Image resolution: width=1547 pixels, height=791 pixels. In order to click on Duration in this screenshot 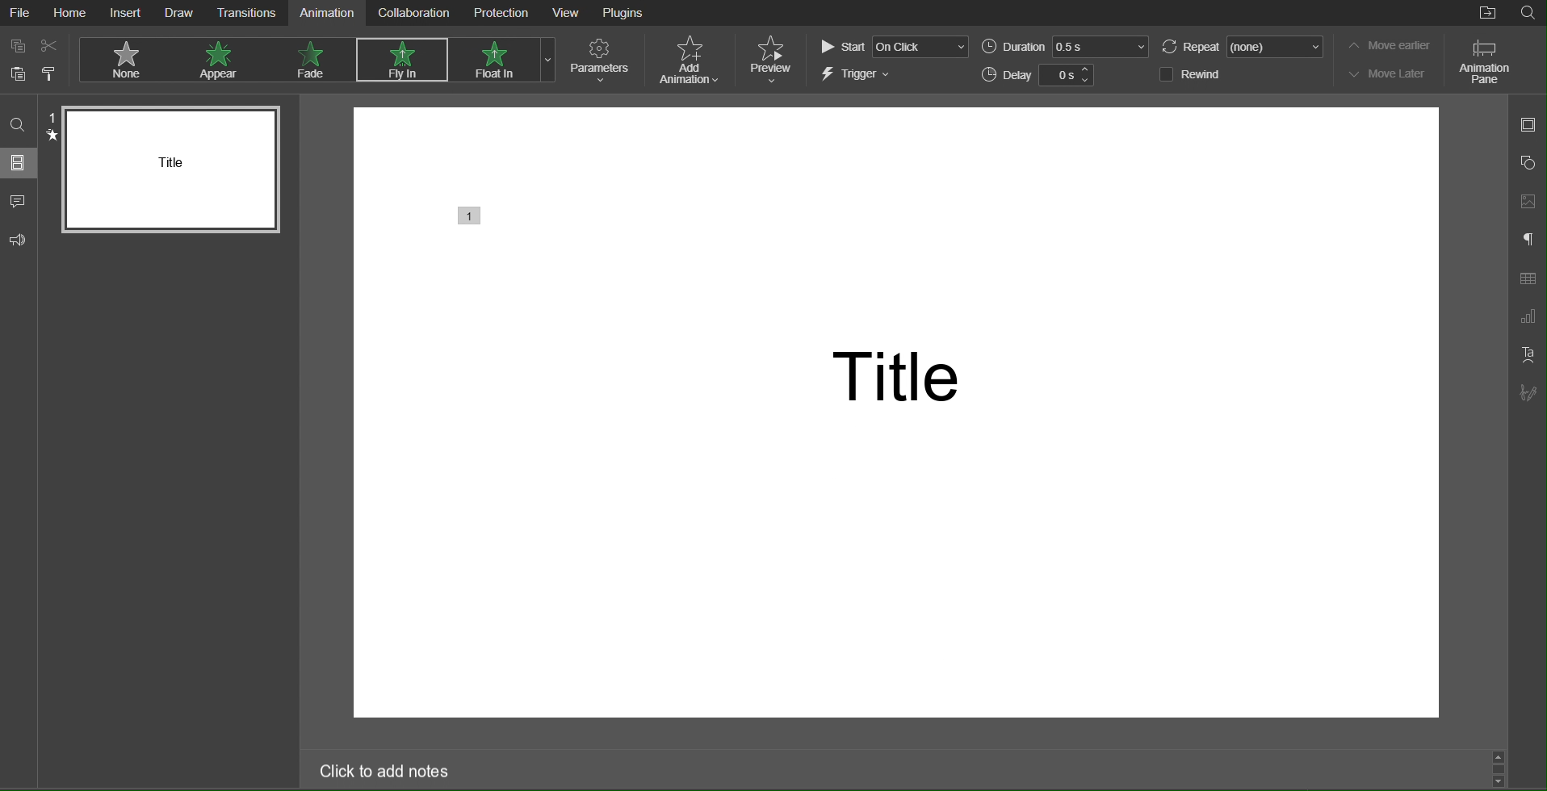, I will do `click(1063, 47)`.